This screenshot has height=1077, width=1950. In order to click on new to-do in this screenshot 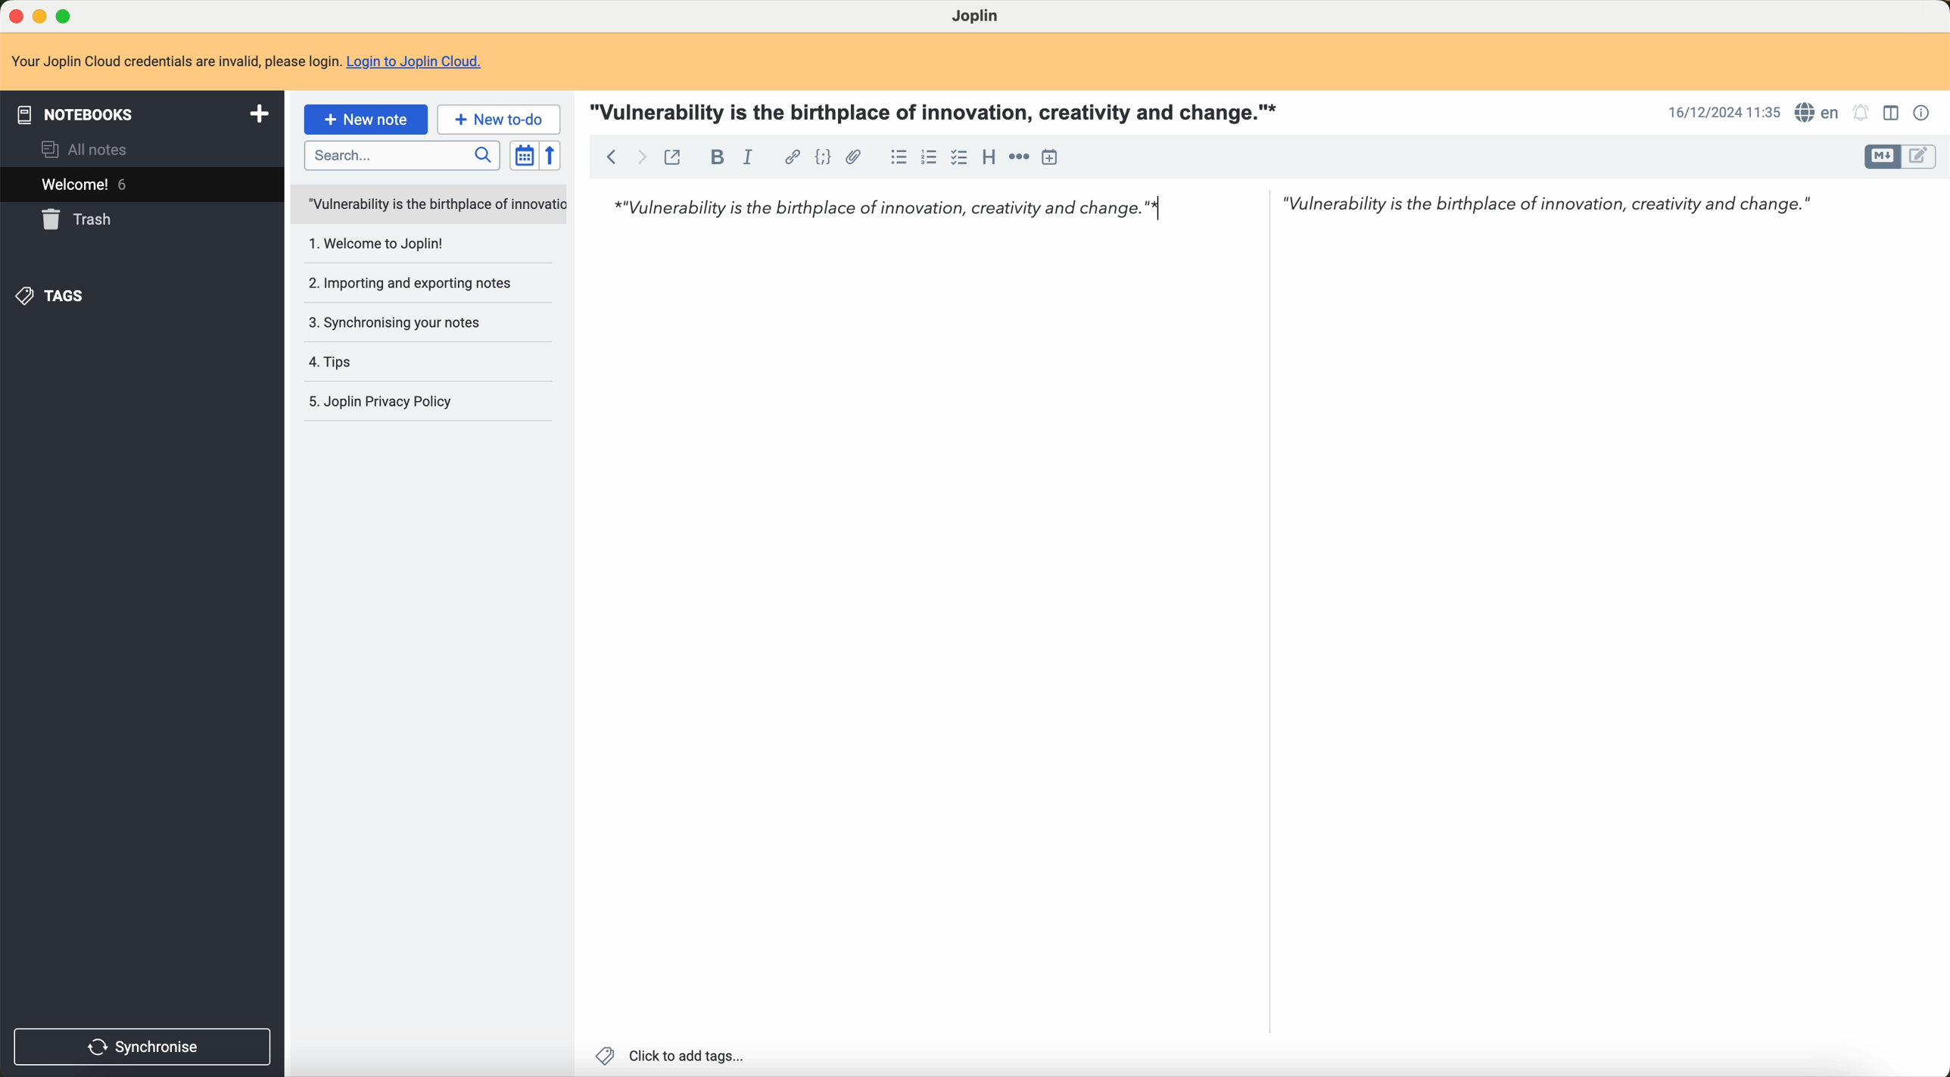, I will do `click(500, 120)`.